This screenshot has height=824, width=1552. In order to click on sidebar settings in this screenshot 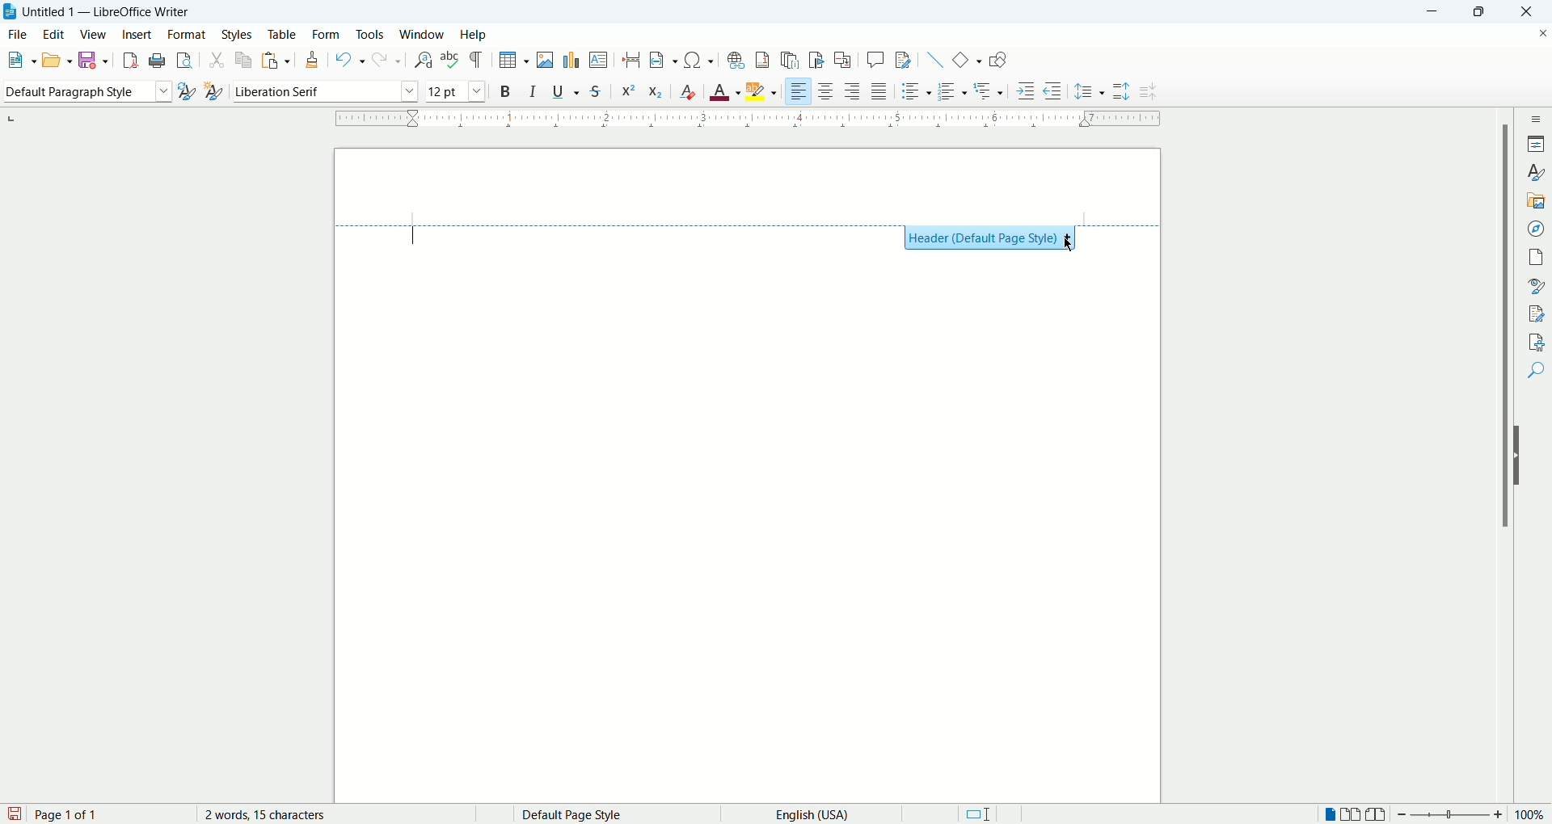, I will do `click(1538, 120)`.